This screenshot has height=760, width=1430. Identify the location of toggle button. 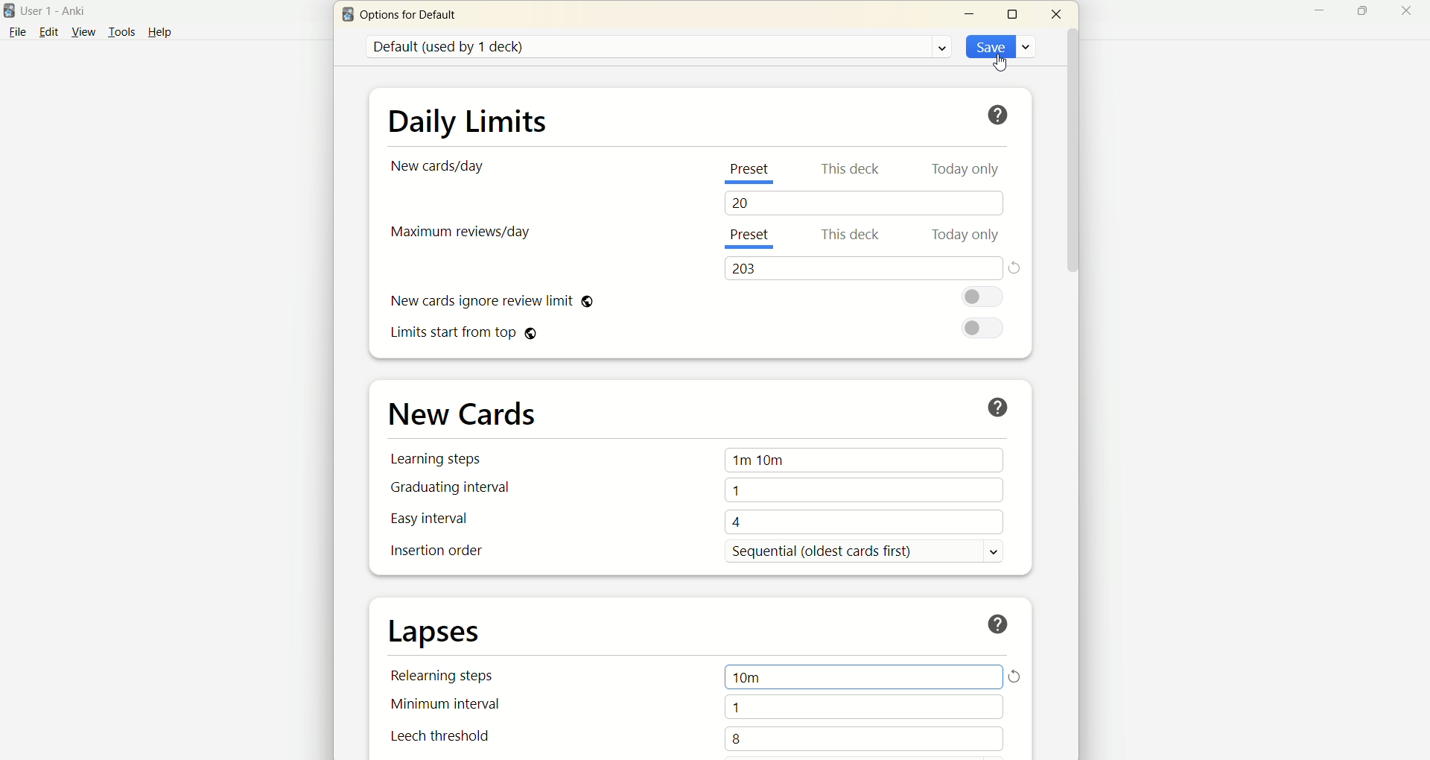
(982, 329).